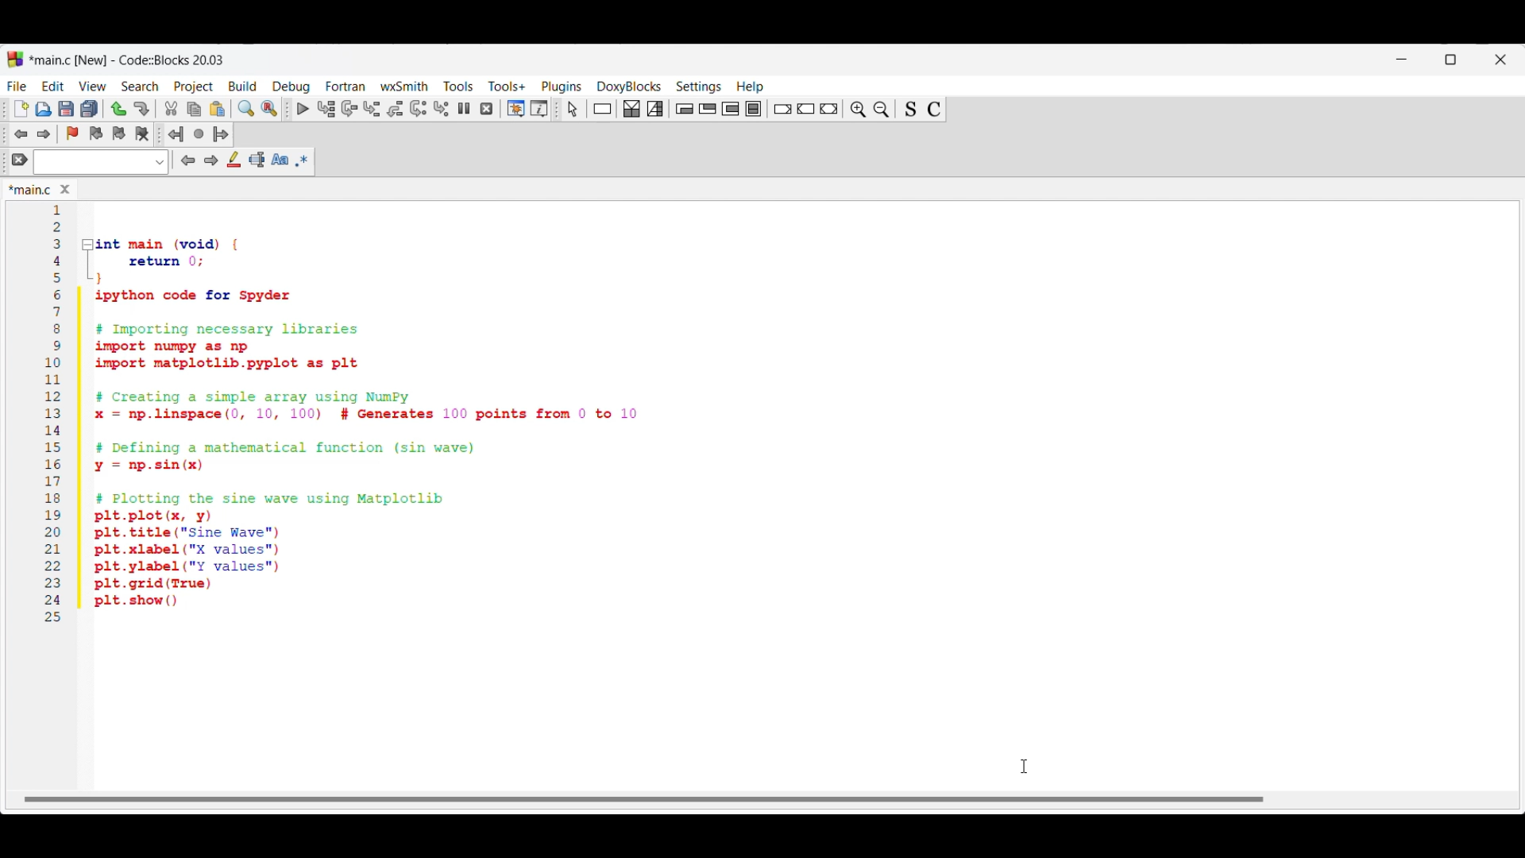  I want to click on Toggle source, so click(910, 110).